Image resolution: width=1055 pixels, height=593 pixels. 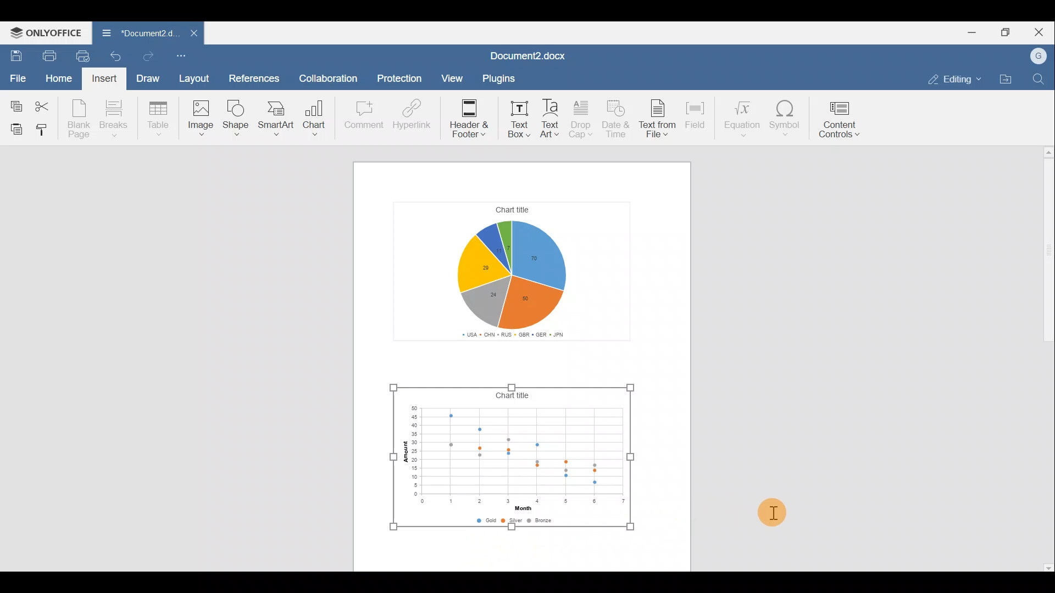 I want to click on Cut, so click(x=46, y=105).